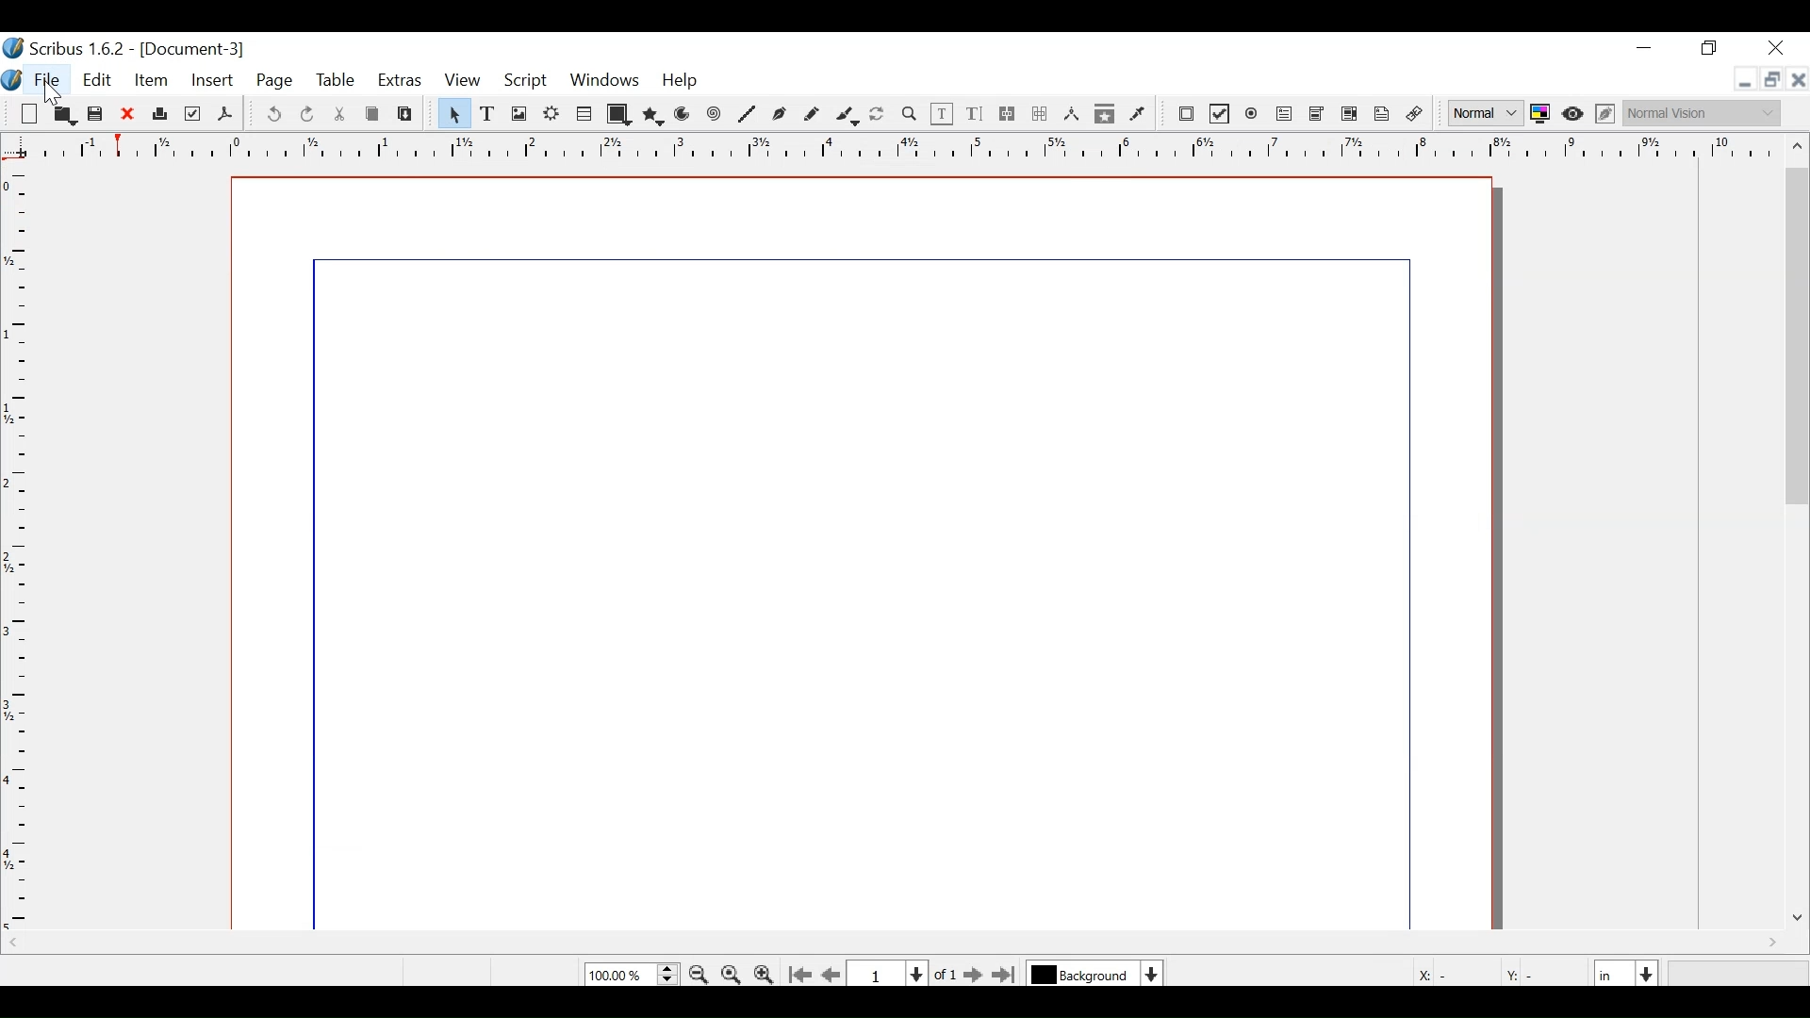 Image resolution: width=1810 pixels, height=1018 pixels. What do you see at coordinates (1040, 114) in the screenshot?
I see `Unlink text frame` at bounding box center [1040, 114].